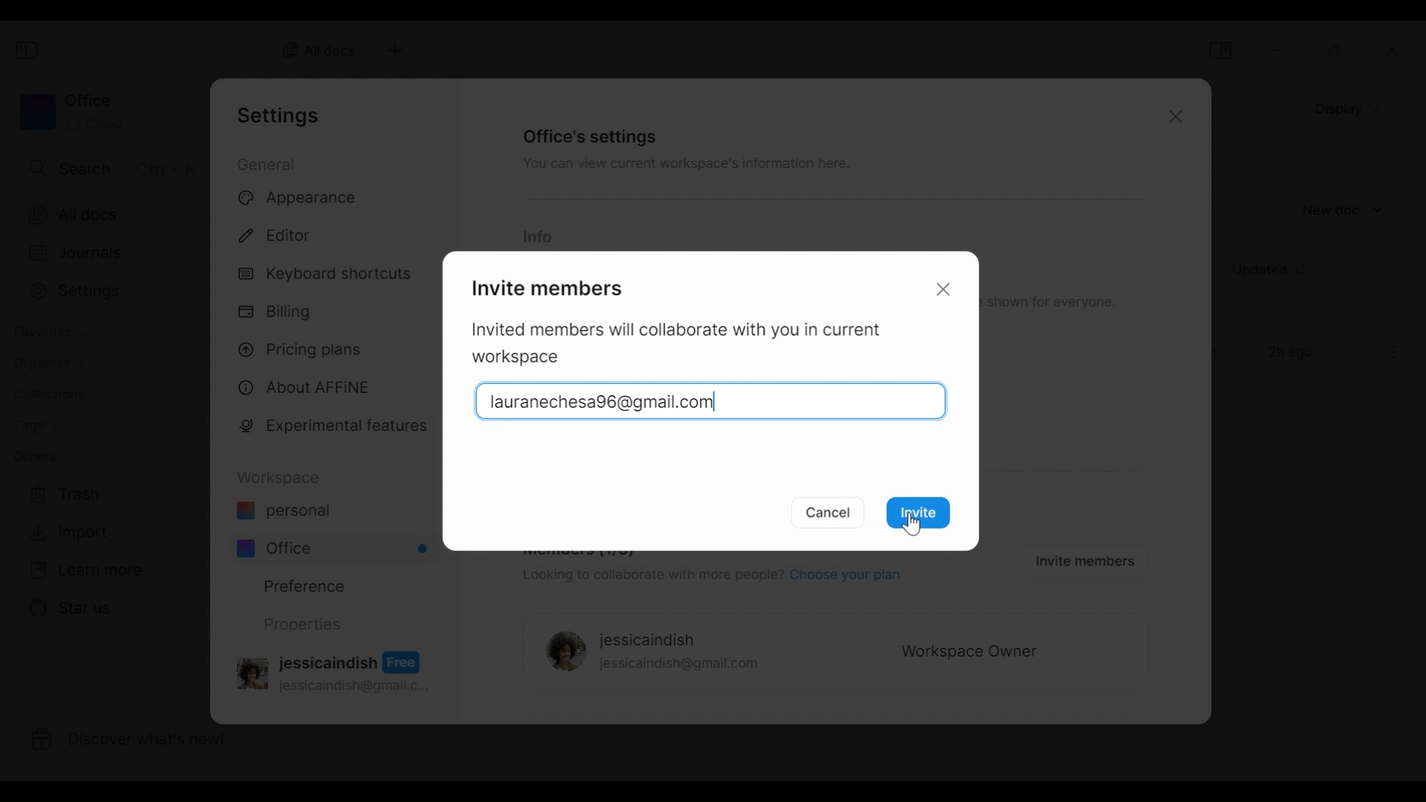  What do you see at coordinates (140, 742) in the screenshot?
I see `Discover what's new` at bounding box center [140, 742].